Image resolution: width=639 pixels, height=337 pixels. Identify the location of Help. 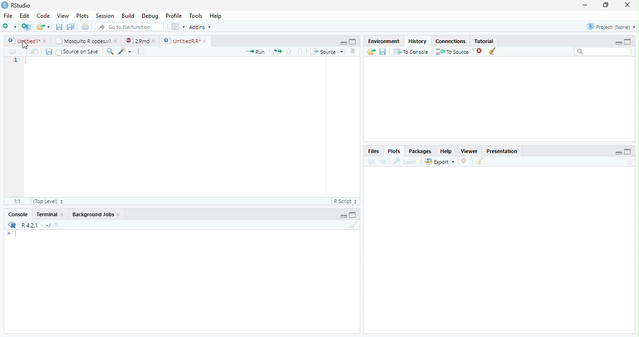
(216, 16).